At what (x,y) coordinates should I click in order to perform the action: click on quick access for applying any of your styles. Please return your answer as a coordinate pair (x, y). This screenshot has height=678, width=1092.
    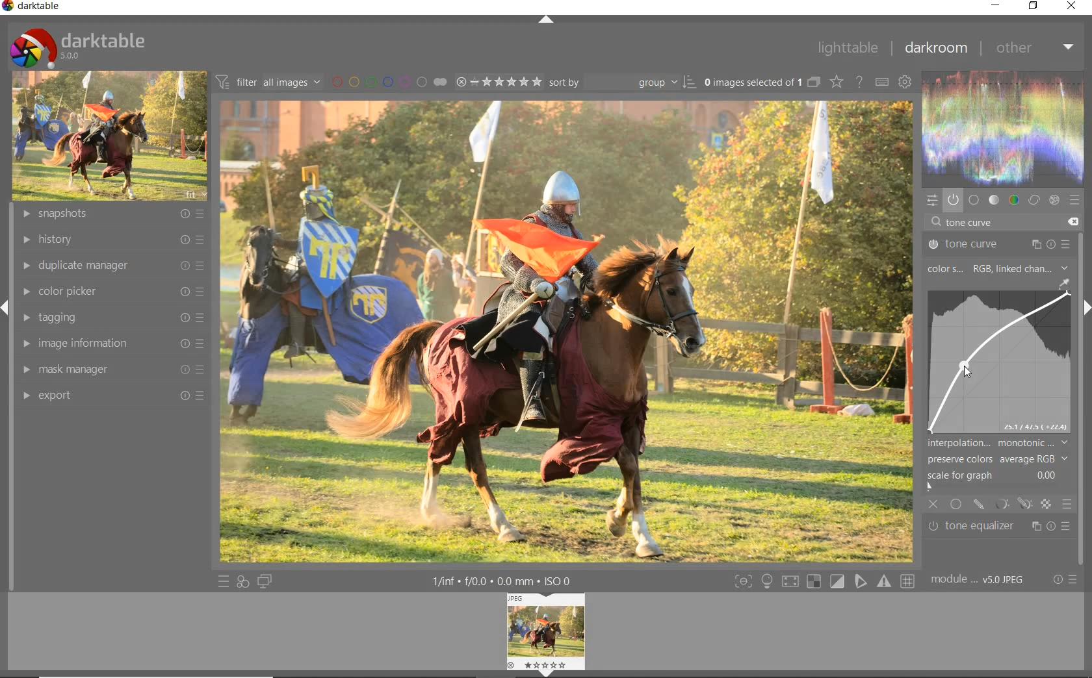
    Looking at the image, I should click on (242, 582).